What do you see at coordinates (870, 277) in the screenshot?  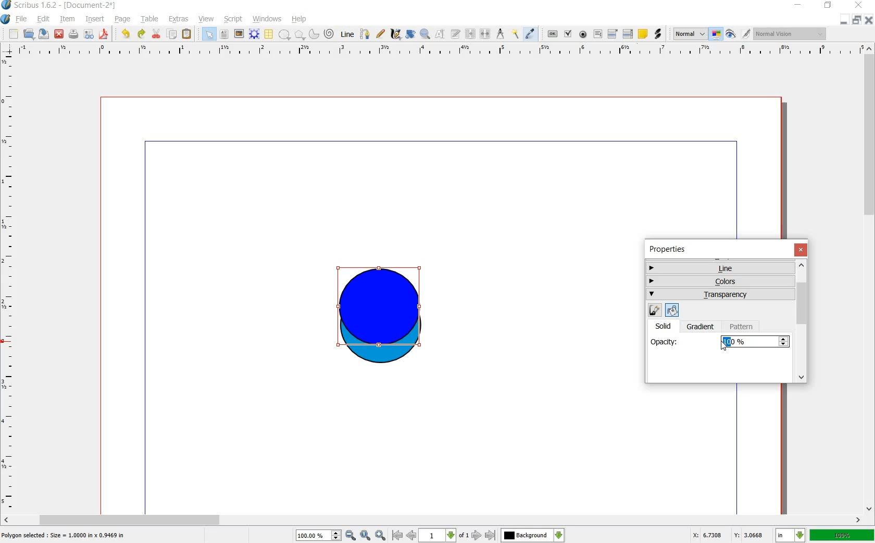 I see `scroll bar` at bounding box center [870, 277].